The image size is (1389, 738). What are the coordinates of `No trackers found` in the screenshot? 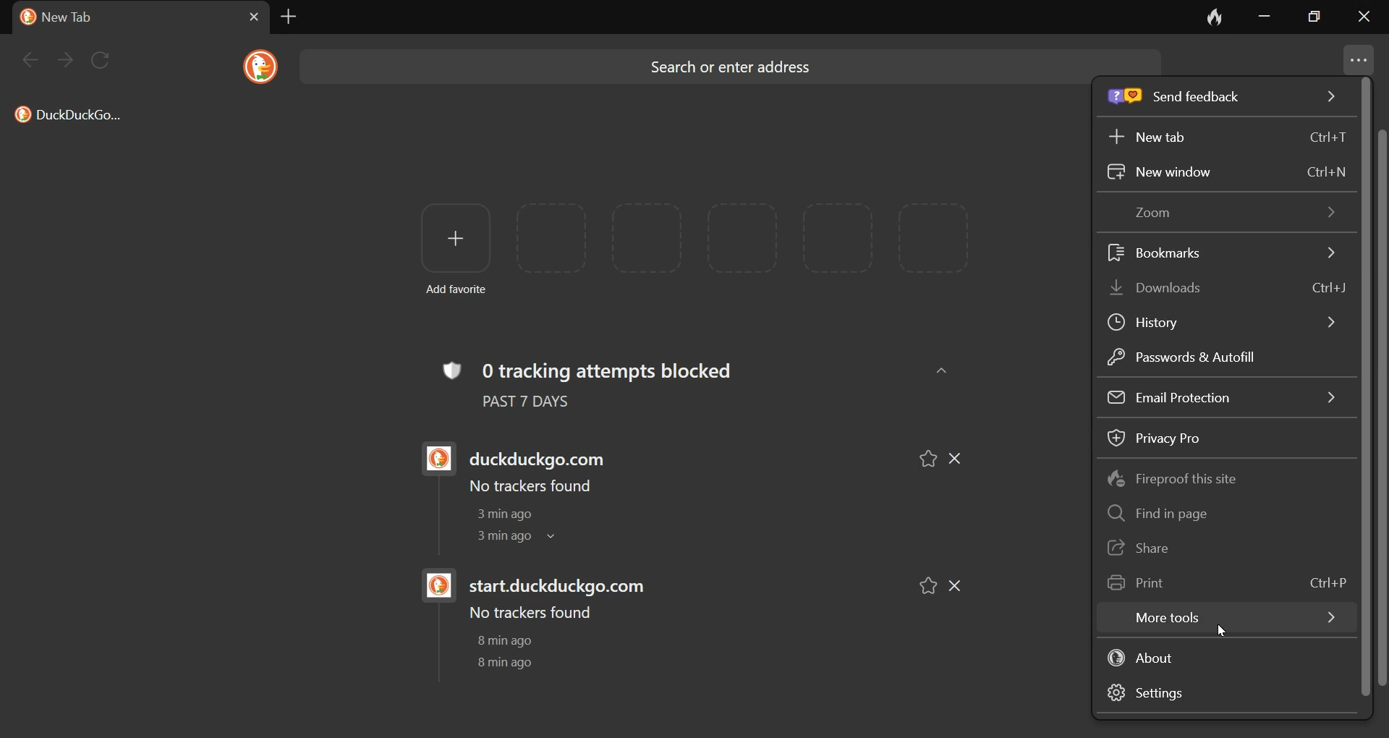 It's located at (528, 486).